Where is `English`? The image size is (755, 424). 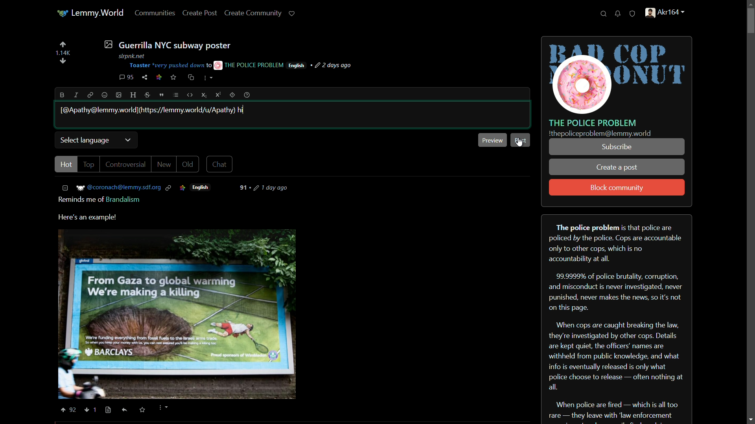
English is located at coordinates (202, 187).